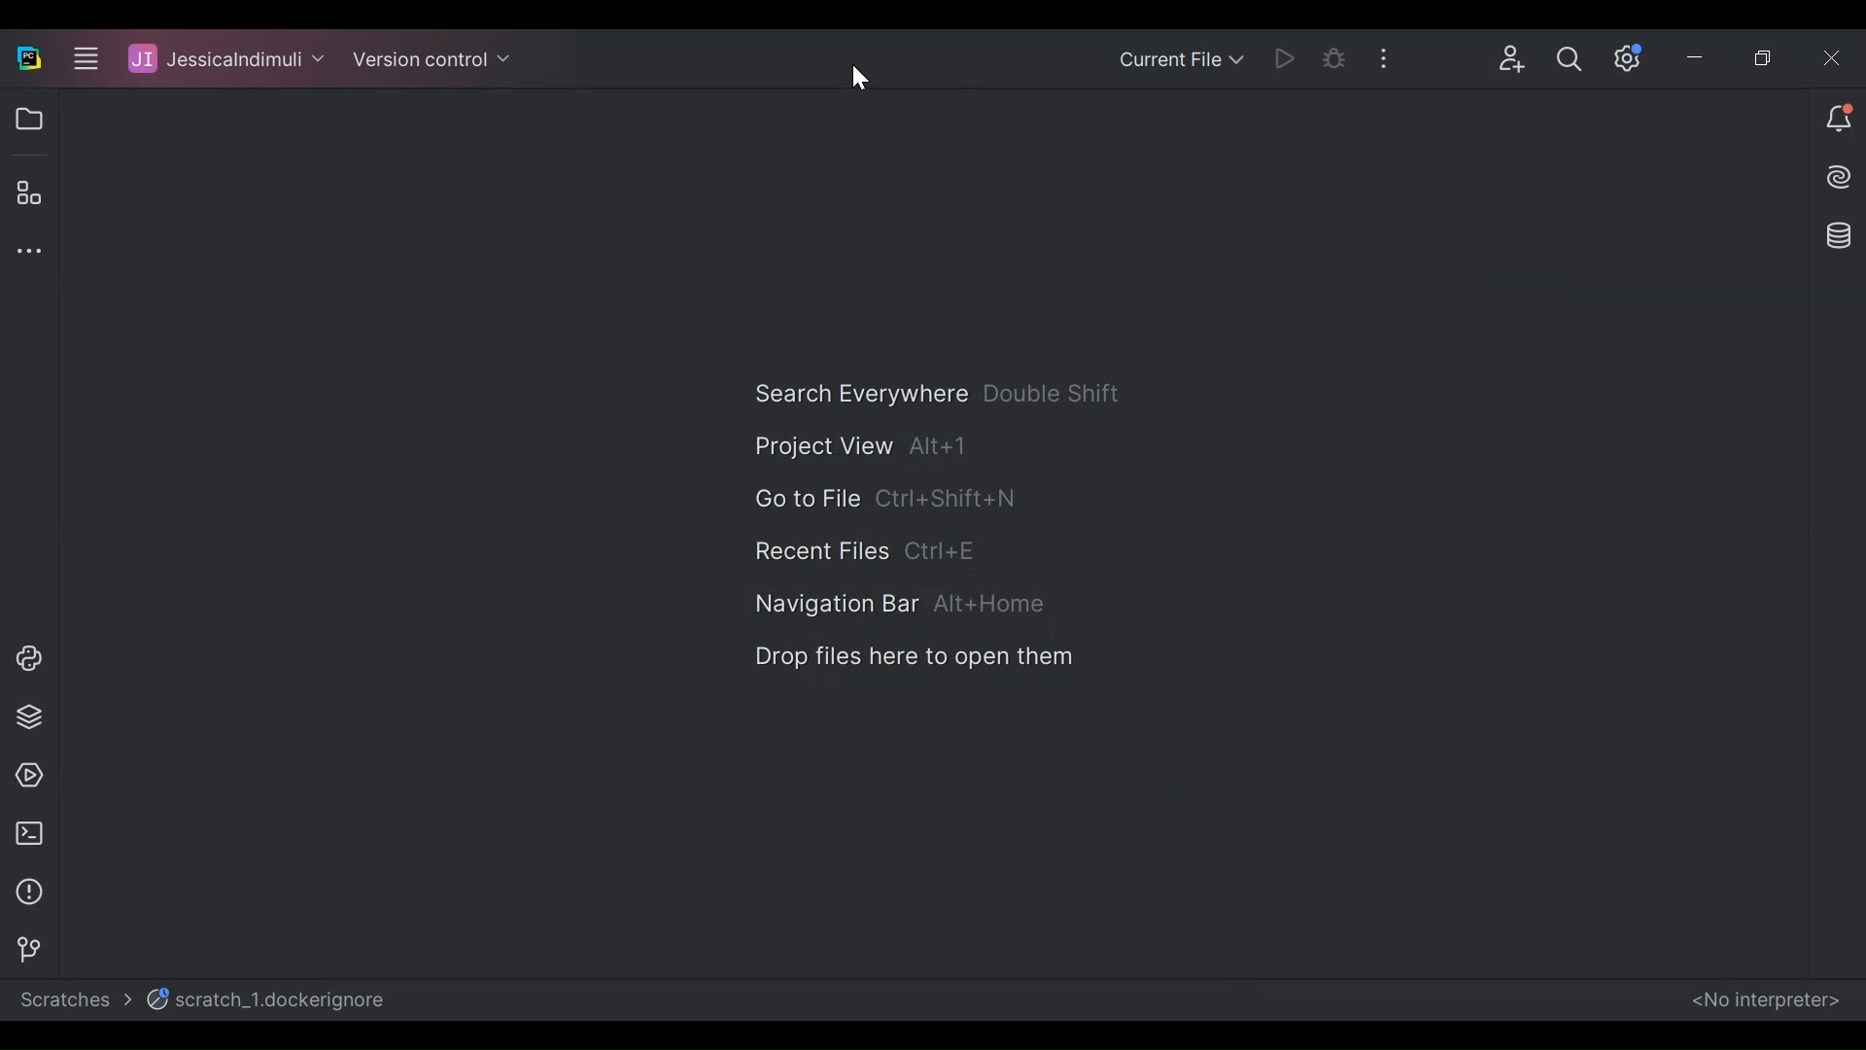 This screenshot has height=1050, width=1866. What do you see at coordinates (1519, 60) in the screenshot?
I see `Code with me` at bounding box center [1519, 60].